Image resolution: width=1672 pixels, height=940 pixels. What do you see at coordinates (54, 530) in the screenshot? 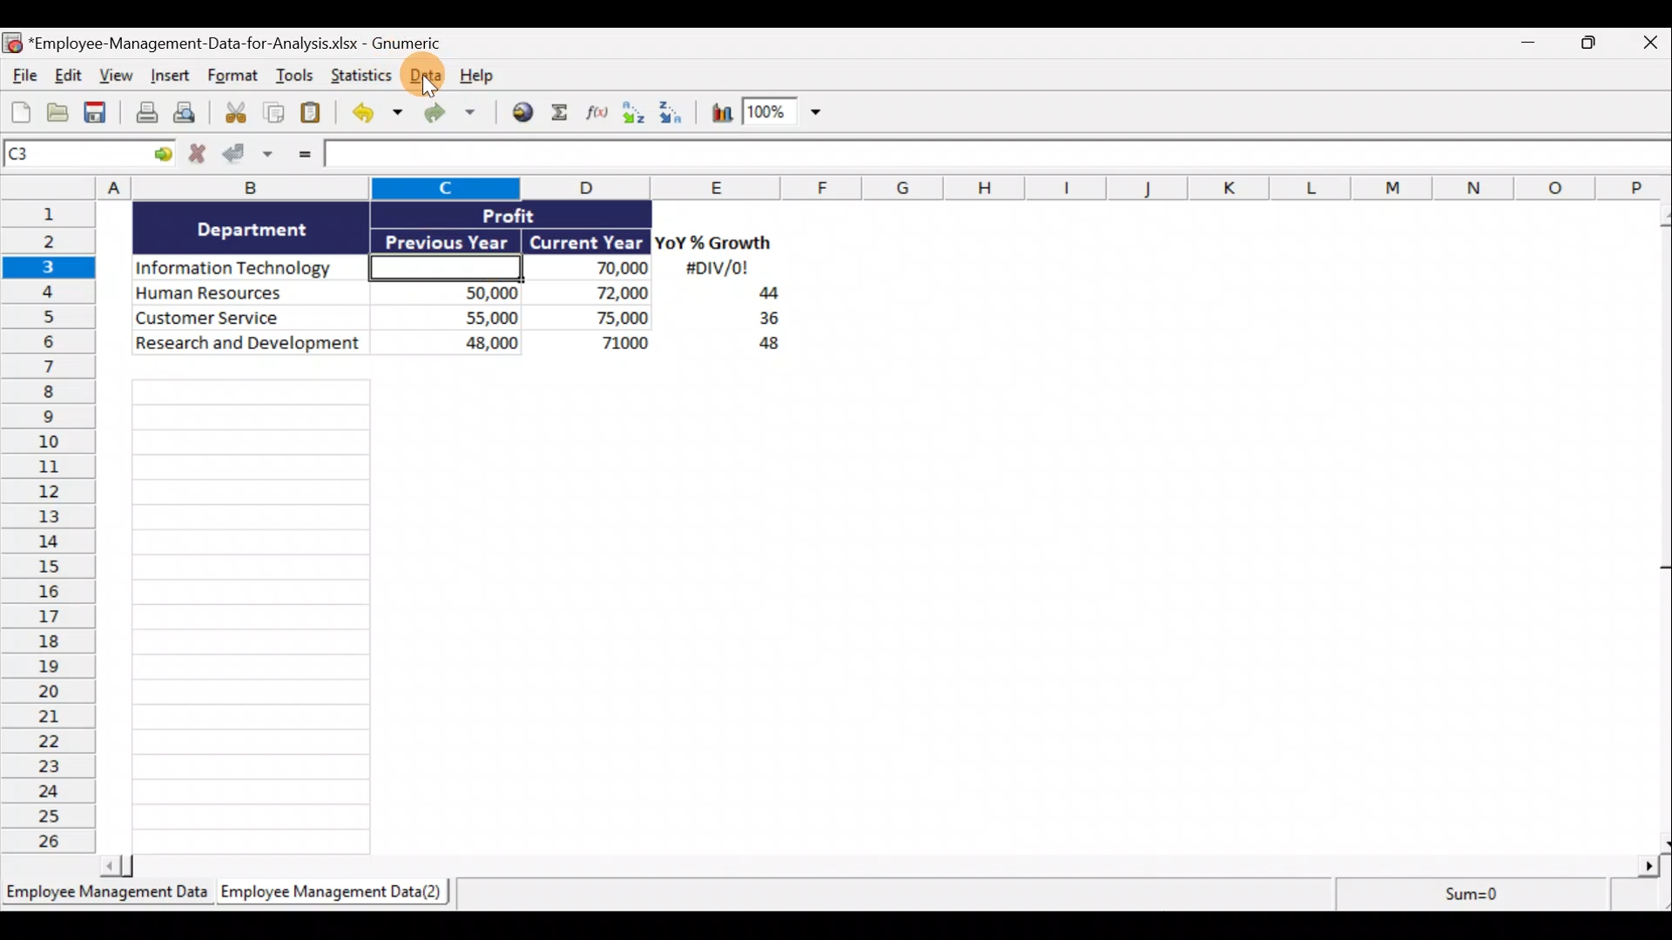
I see `Rows` at bounding box center [54, 530].